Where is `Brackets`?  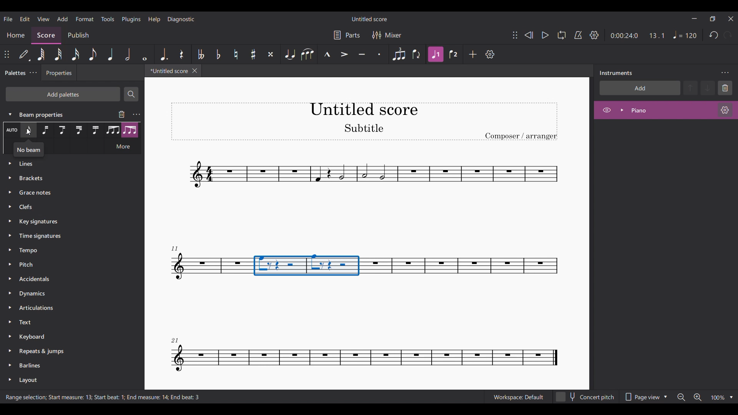
Brackets is located at coordinates (69, 179).